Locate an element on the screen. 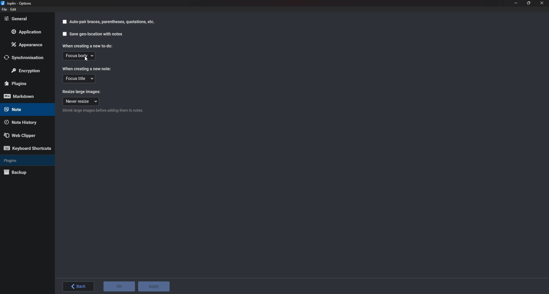 This screenshot has height=294, width=549. checkbox is located at coordinates (64, 22).